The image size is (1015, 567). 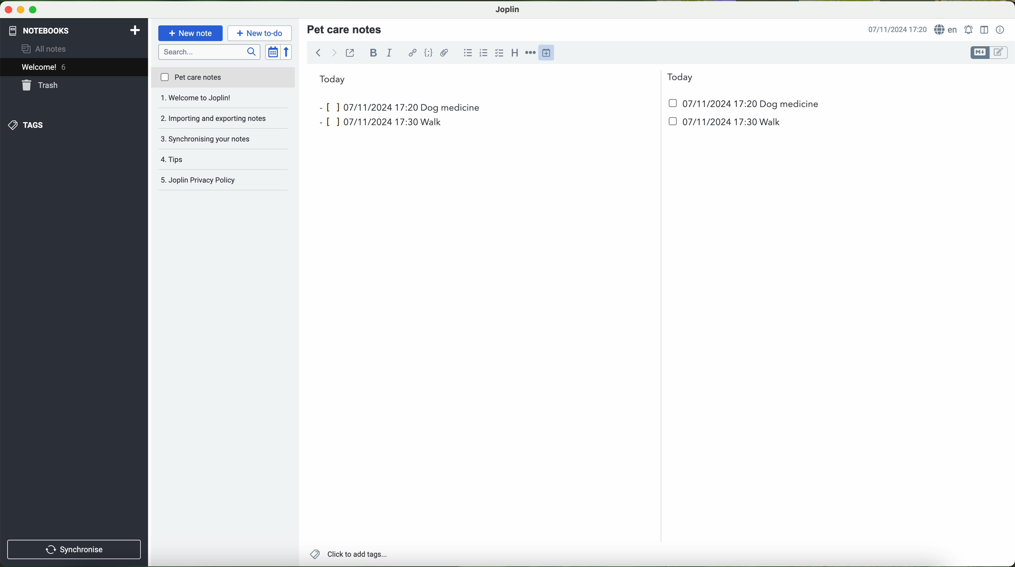 I want to click on pet care notes file, so click(x=223, y=78).